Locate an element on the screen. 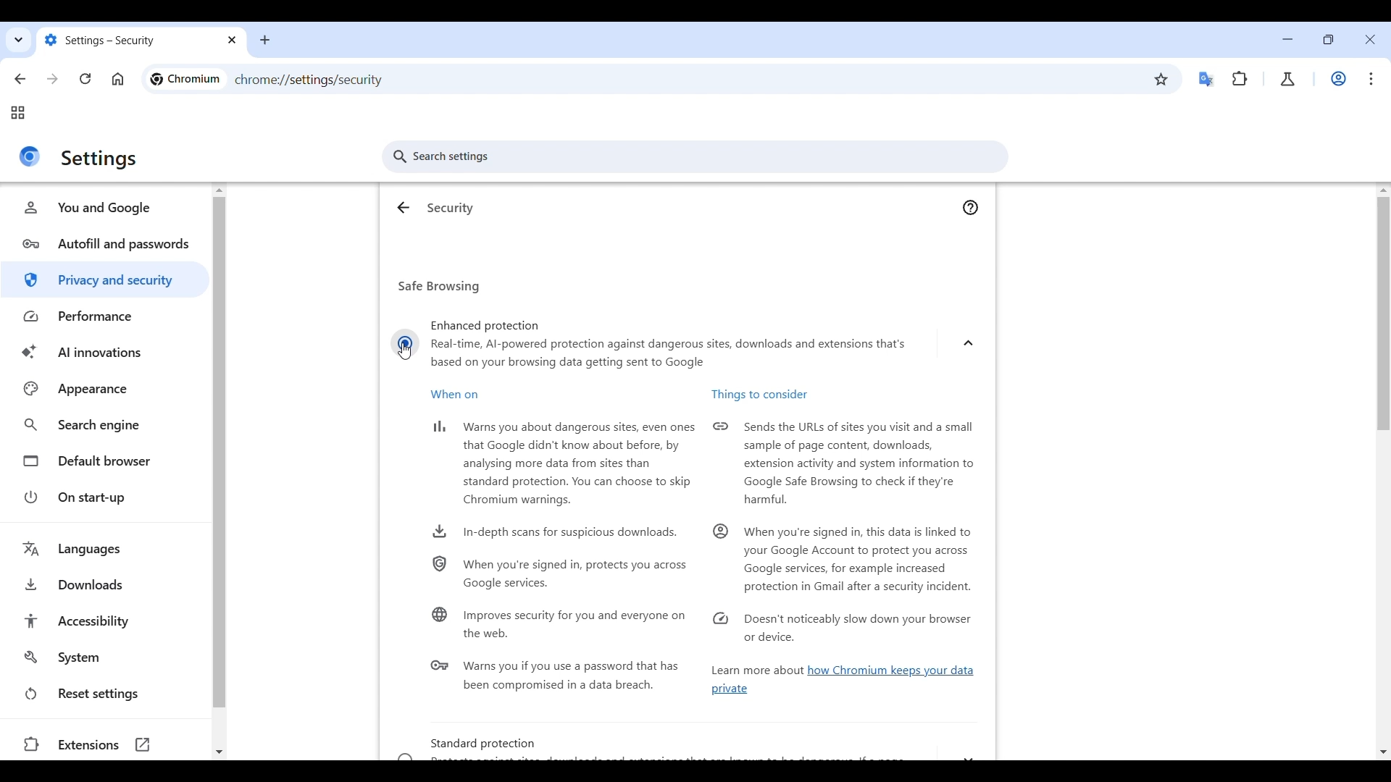 The image size is (1391, 782). Reset settings is located at coordinates (106, 694).